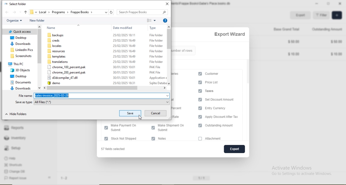 The width and height of the screenshot is (346, 185). Describe the element at coordinates (16, 171) in the screenshot. I see `Change DB` at that location.